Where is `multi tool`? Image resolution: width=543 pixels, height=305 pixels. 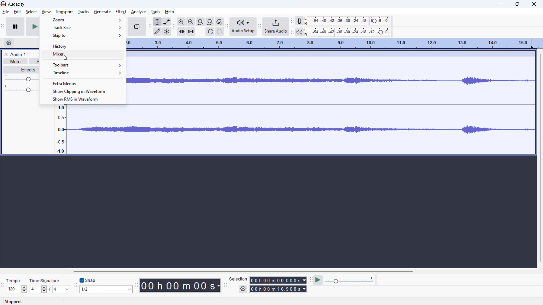 multi tool is located at coordinates (167, 31).